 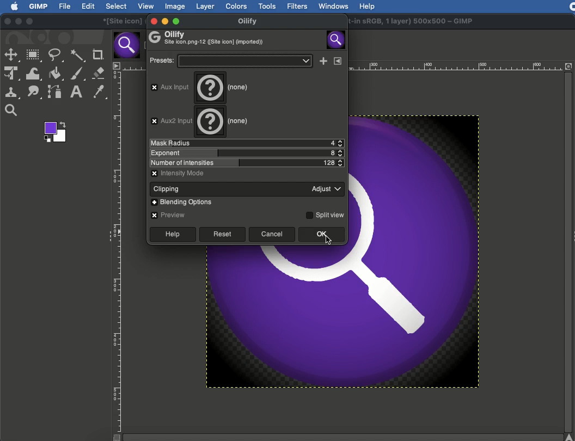 I want to click on Unified transformation, so click(x=11, y=74).